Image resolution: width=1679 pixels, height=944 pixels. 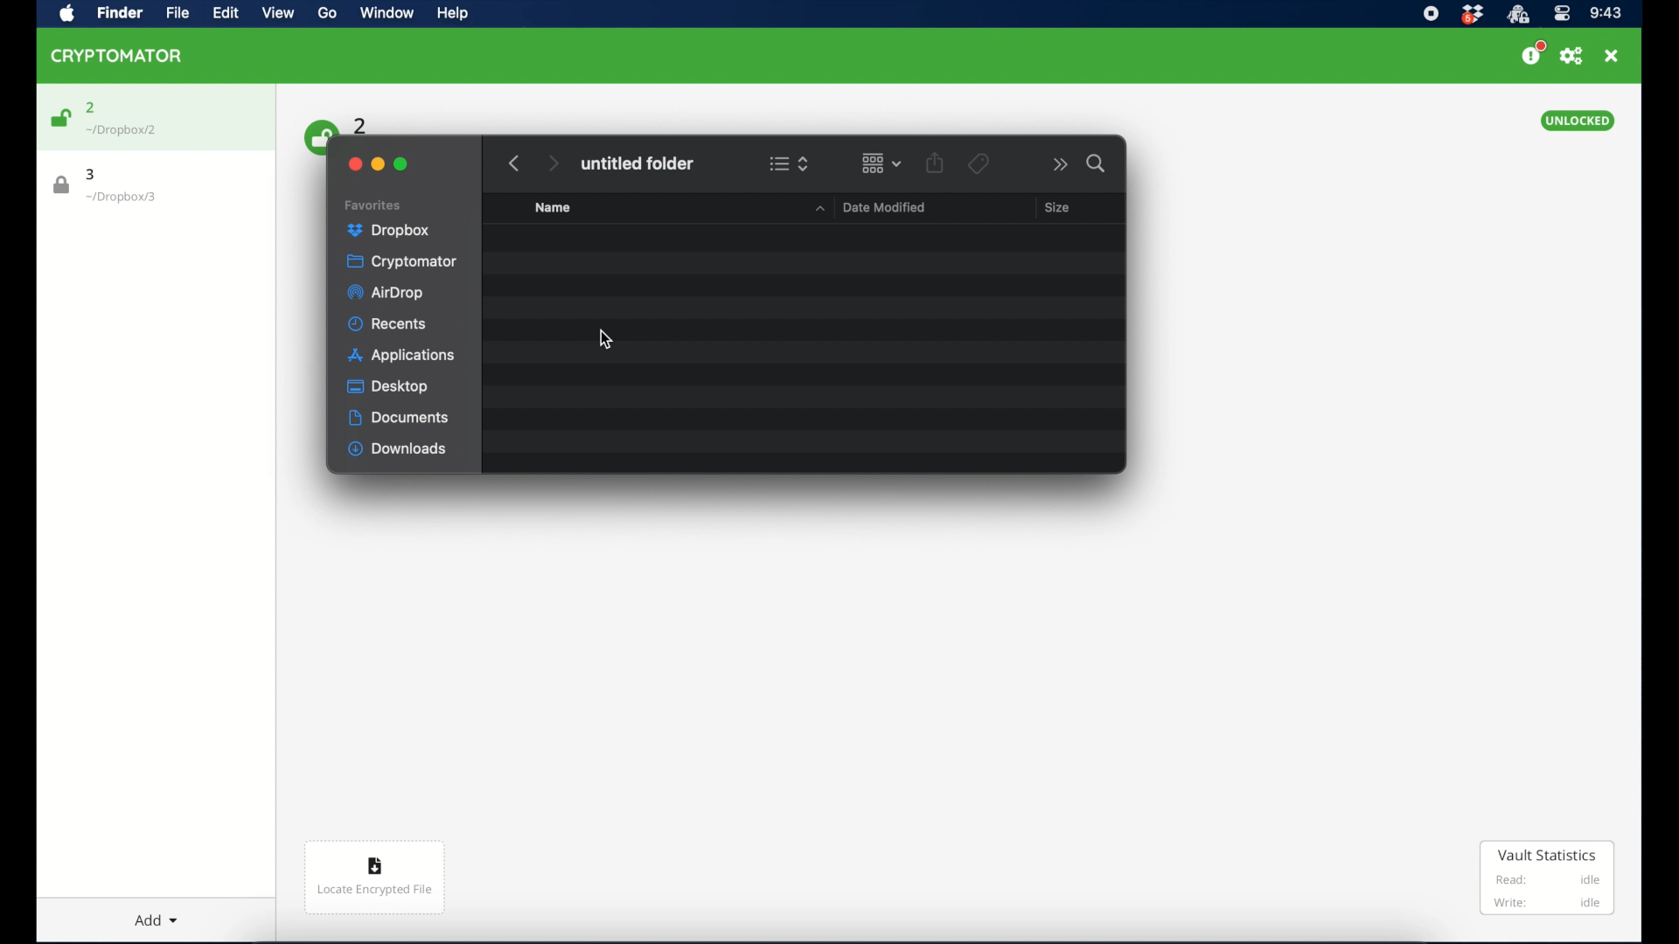 What do you see at coordinates (602, 341) in the screenshot?
I see `cursor` at bounding box center [602, 341].